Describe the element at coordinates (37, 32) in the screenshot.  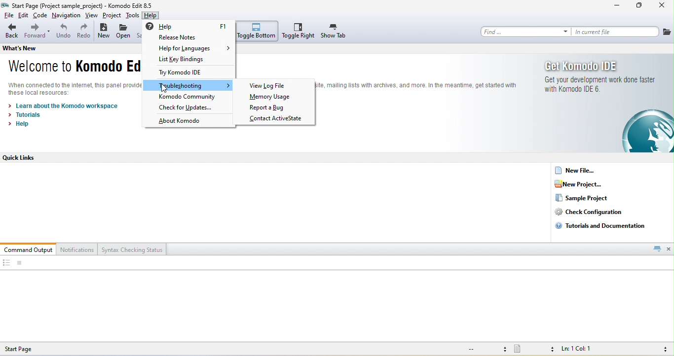
I see `forward` at that location.